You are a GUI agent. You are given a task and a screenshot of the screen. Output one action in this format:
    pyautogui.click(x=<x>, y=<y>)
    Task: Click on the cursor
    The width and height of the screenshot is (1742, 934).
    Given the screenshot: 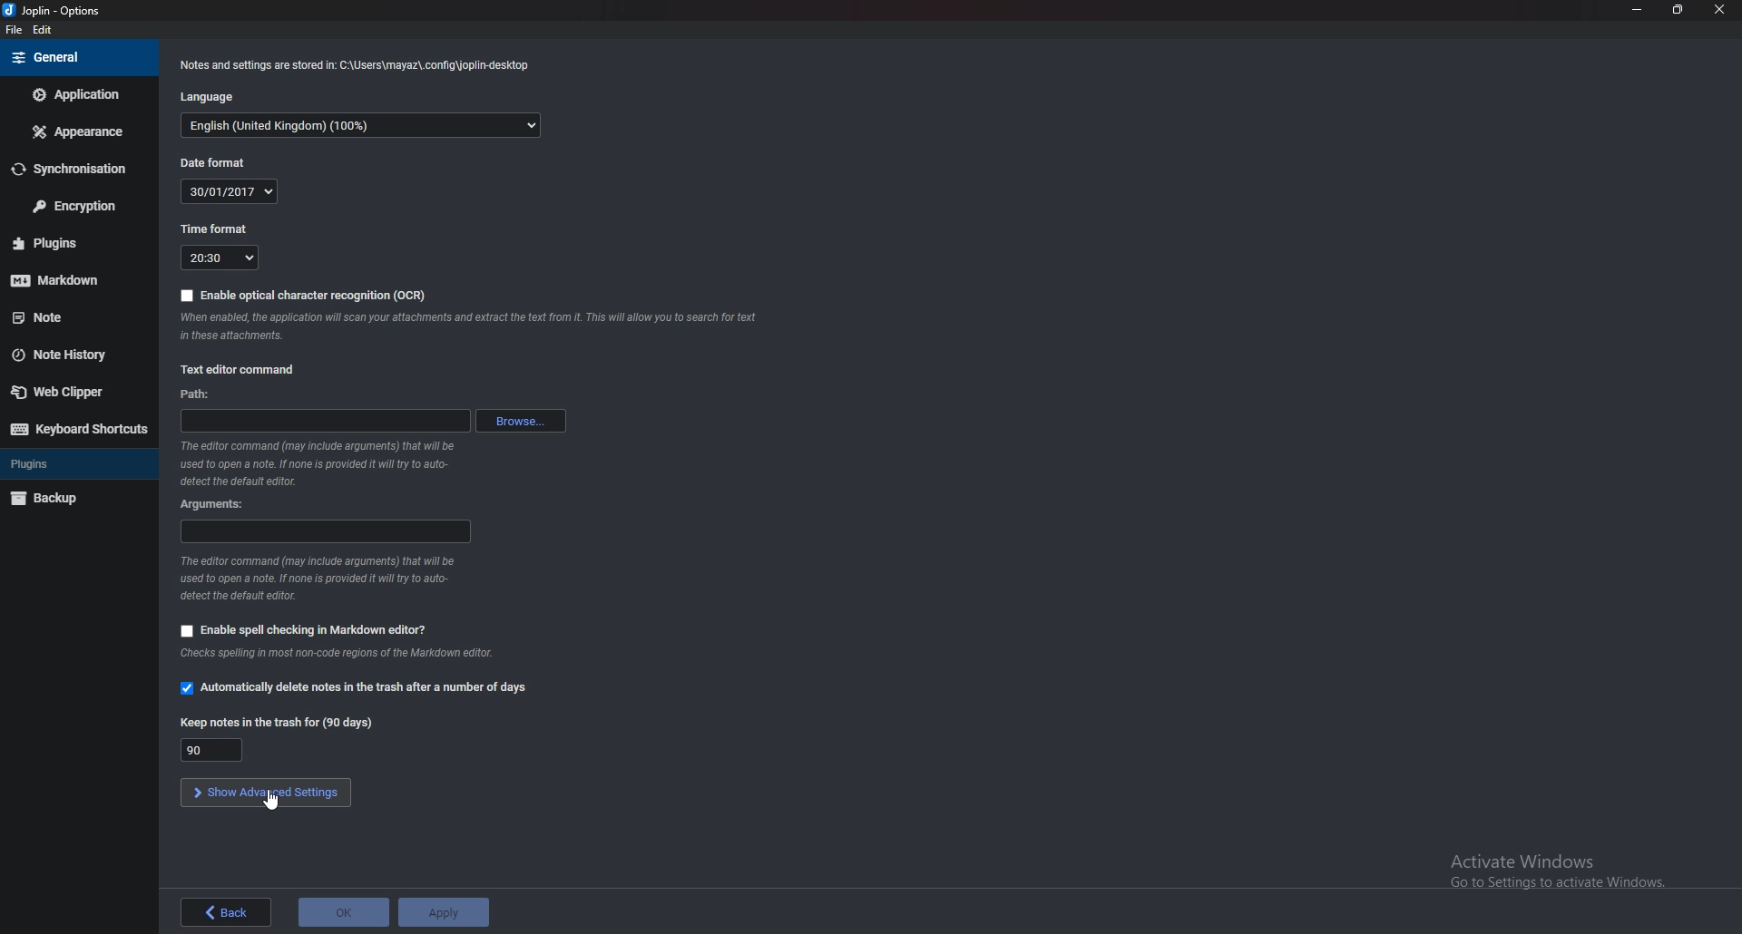 What is the action you would take?
    pyautogui.click(x=272, y=804)
    